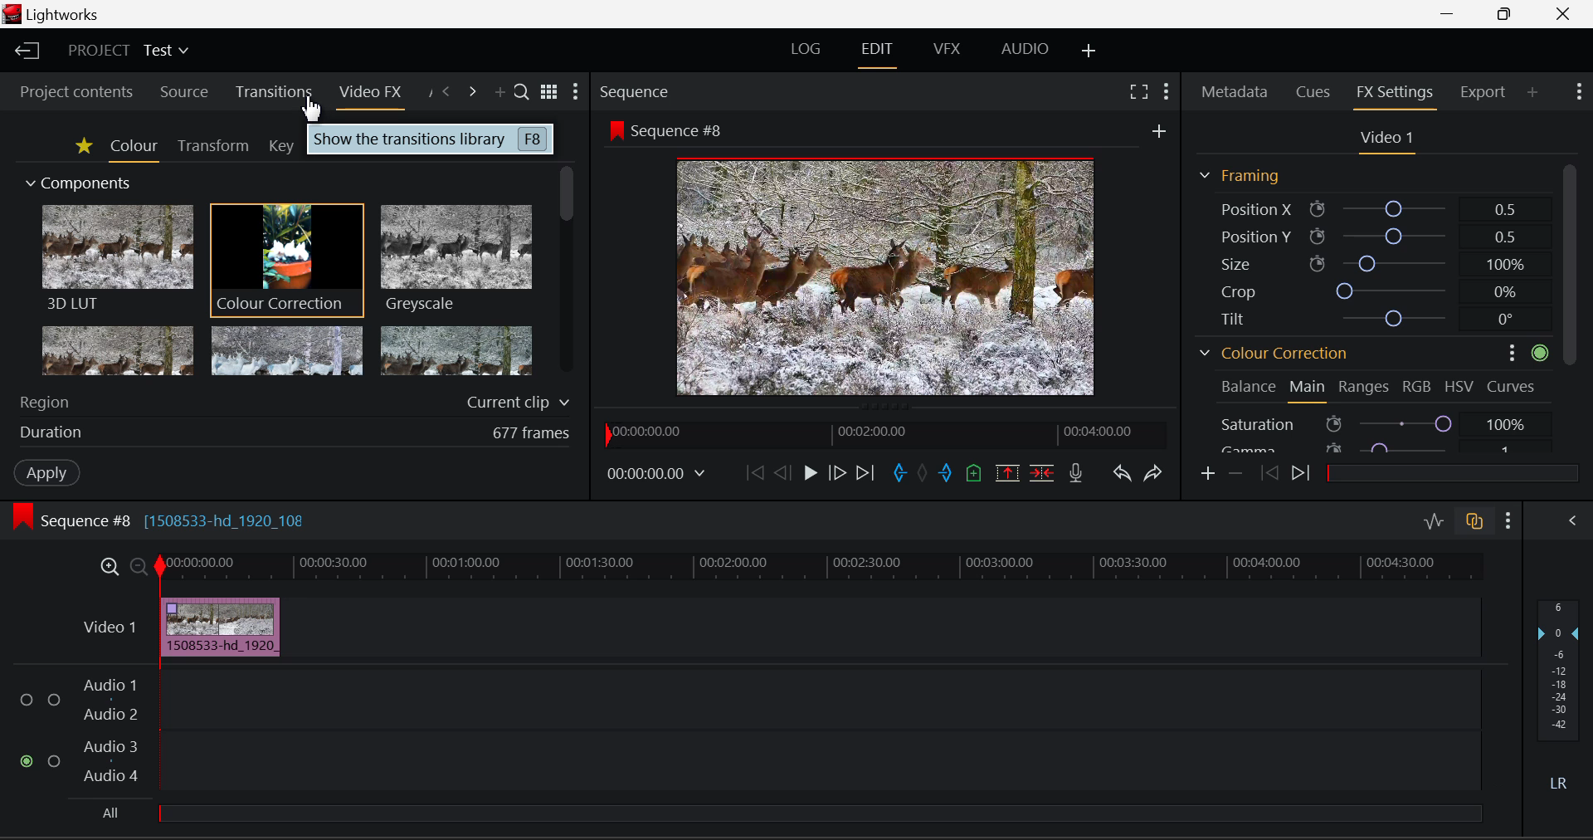 The width and height of the screenshot is (1593, 840). What do you see at coordinates (1155, 474) in the screenshot?
I see `Redo` at bounding box center [1155, 474].